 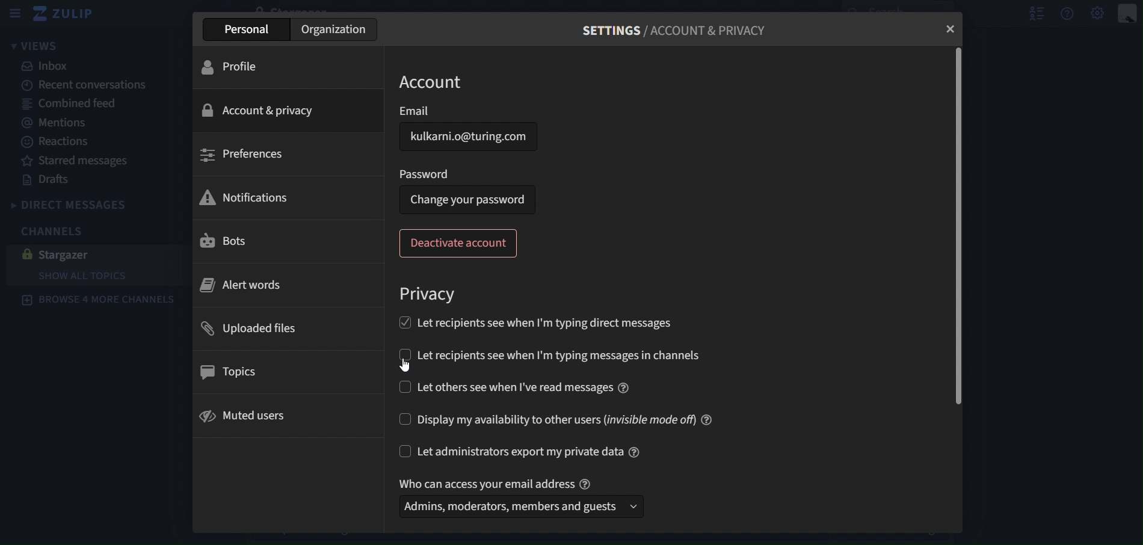 I want to click on zulip, so click(x=70, y=16).